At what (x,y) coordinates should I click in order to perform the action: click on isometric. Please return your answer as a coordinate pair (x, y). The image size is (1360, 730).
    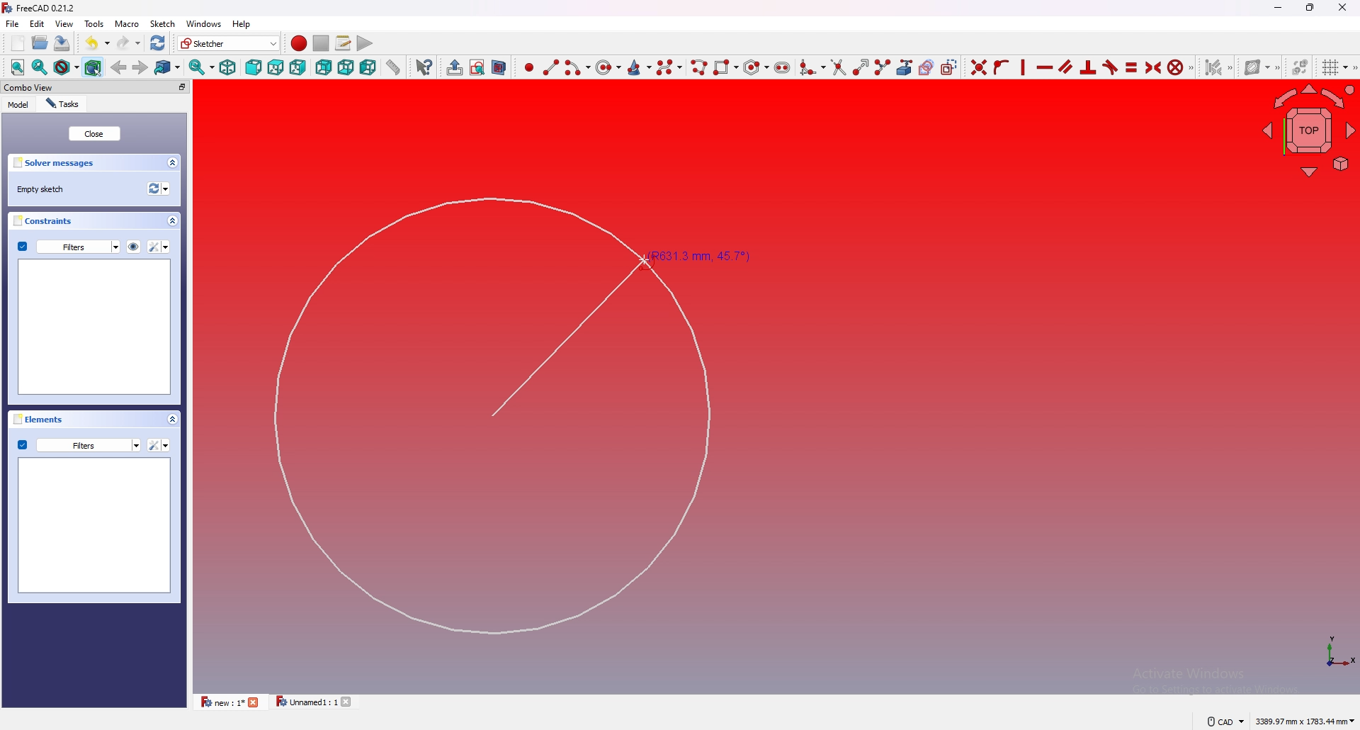
    Looking at the image, I should click on (227, 67).